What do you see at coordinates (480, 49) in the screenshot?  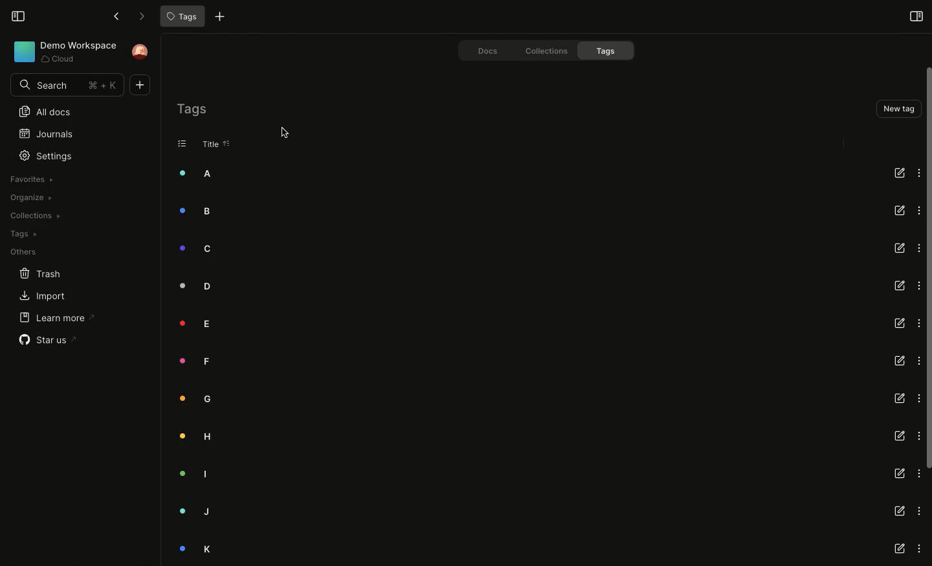 I see `Docs` at bounding box center [480, 49].